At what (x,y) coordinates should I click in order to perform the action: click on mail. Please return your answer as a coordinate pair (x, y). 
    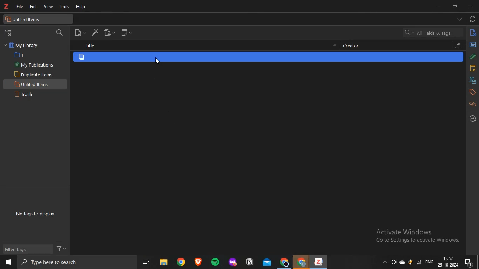
    Looking at the image, I should click on (268, 262).